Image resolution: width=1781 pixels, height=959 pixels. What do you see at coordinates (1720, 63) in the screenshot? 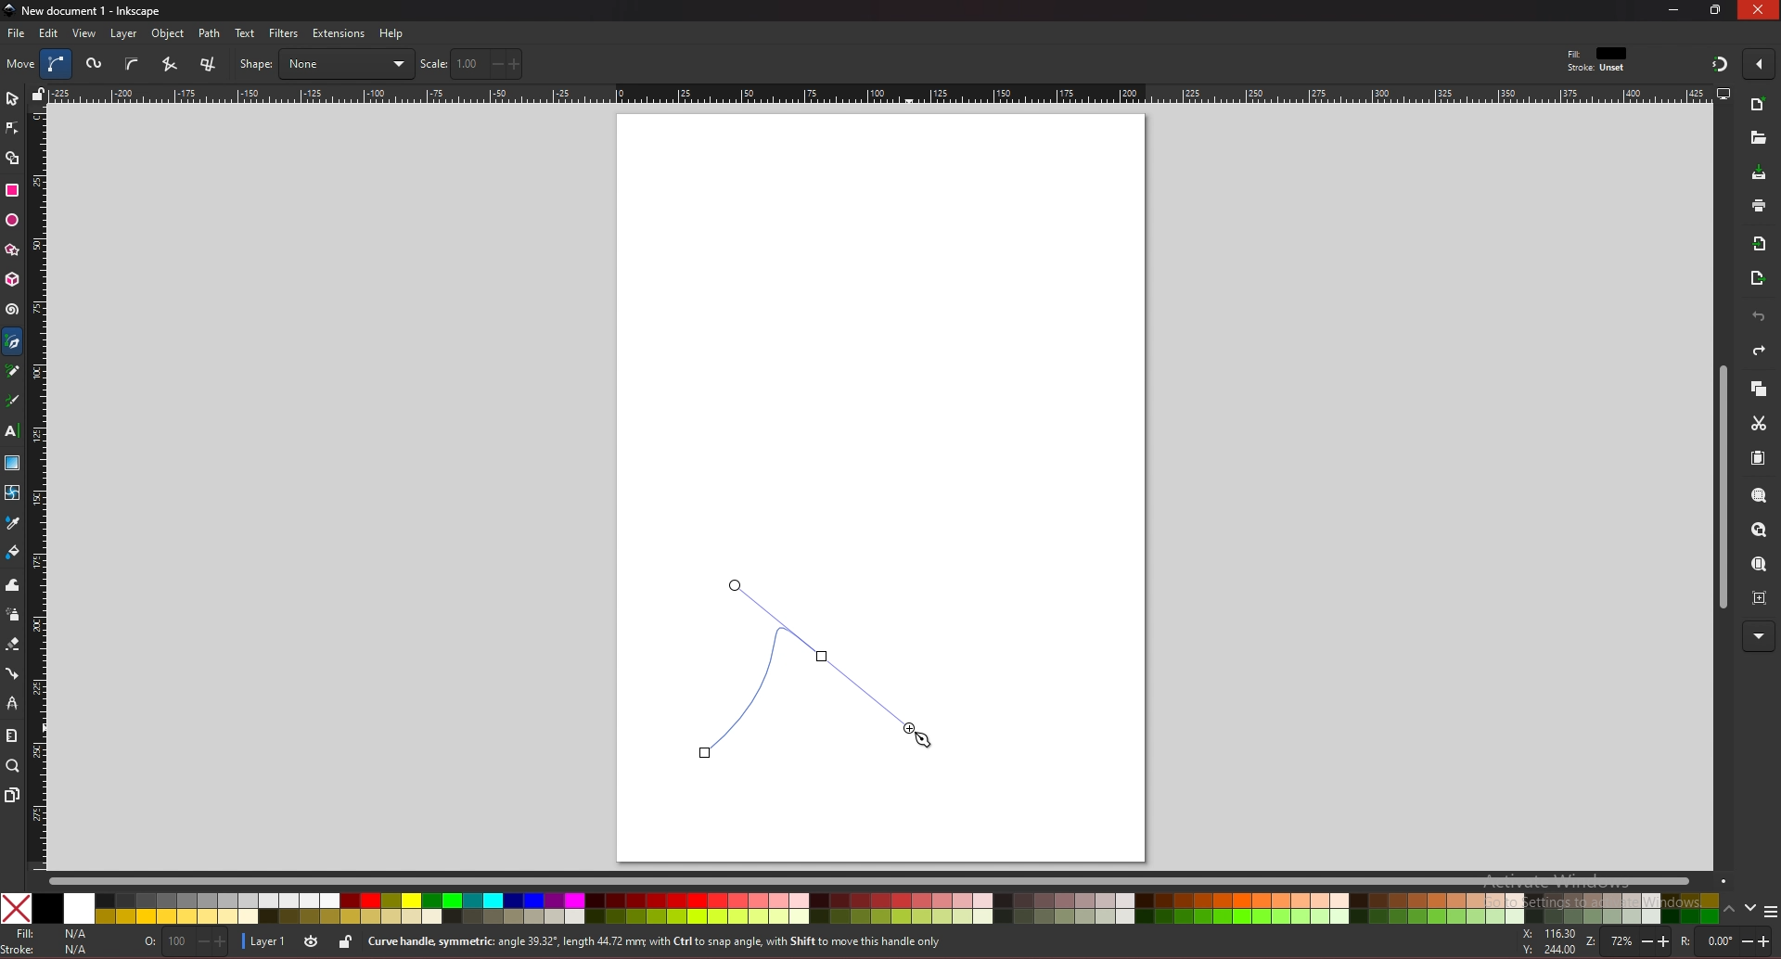
I see `snapping` at bounding box center [1720, 63].